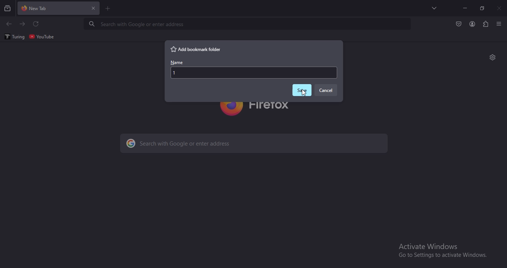 This screenshot has height=268, width=507. Describe the element at coordinates (493, 57) in the screenshot. I see `settings` at that location.